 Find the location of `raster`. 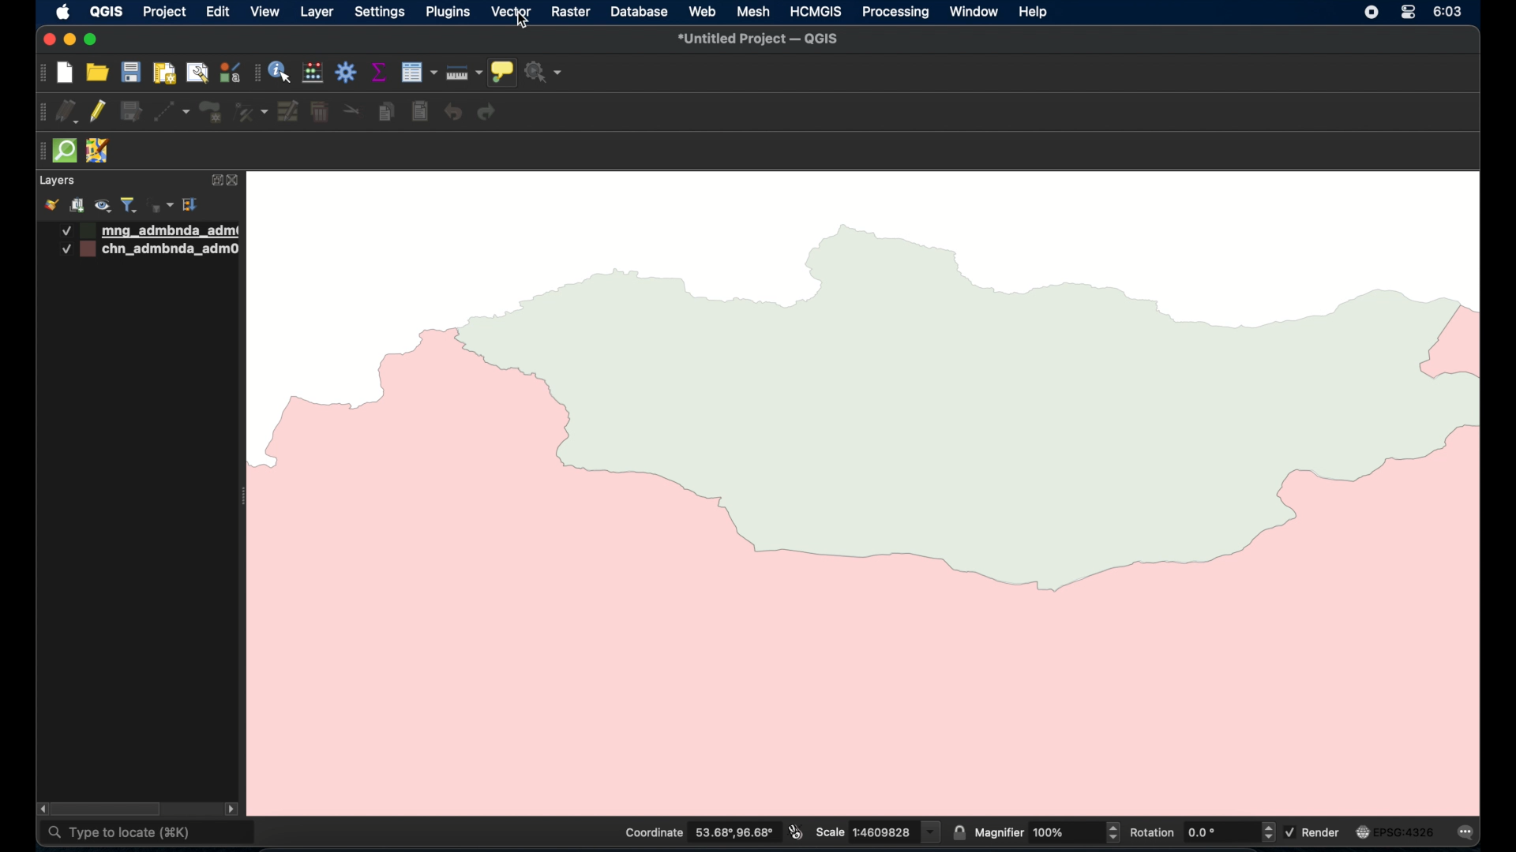

raster is located at coordinates (569, 13).